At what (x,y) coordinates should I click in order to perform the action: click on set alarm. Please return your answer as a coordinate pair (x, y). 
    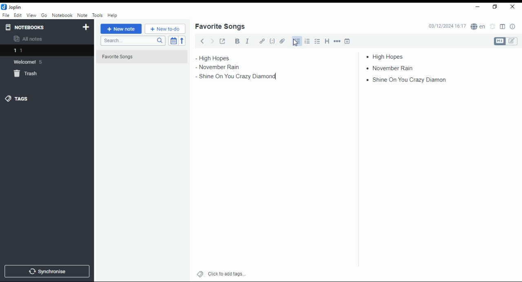
    Looking at the image, I should click on (493, 26).